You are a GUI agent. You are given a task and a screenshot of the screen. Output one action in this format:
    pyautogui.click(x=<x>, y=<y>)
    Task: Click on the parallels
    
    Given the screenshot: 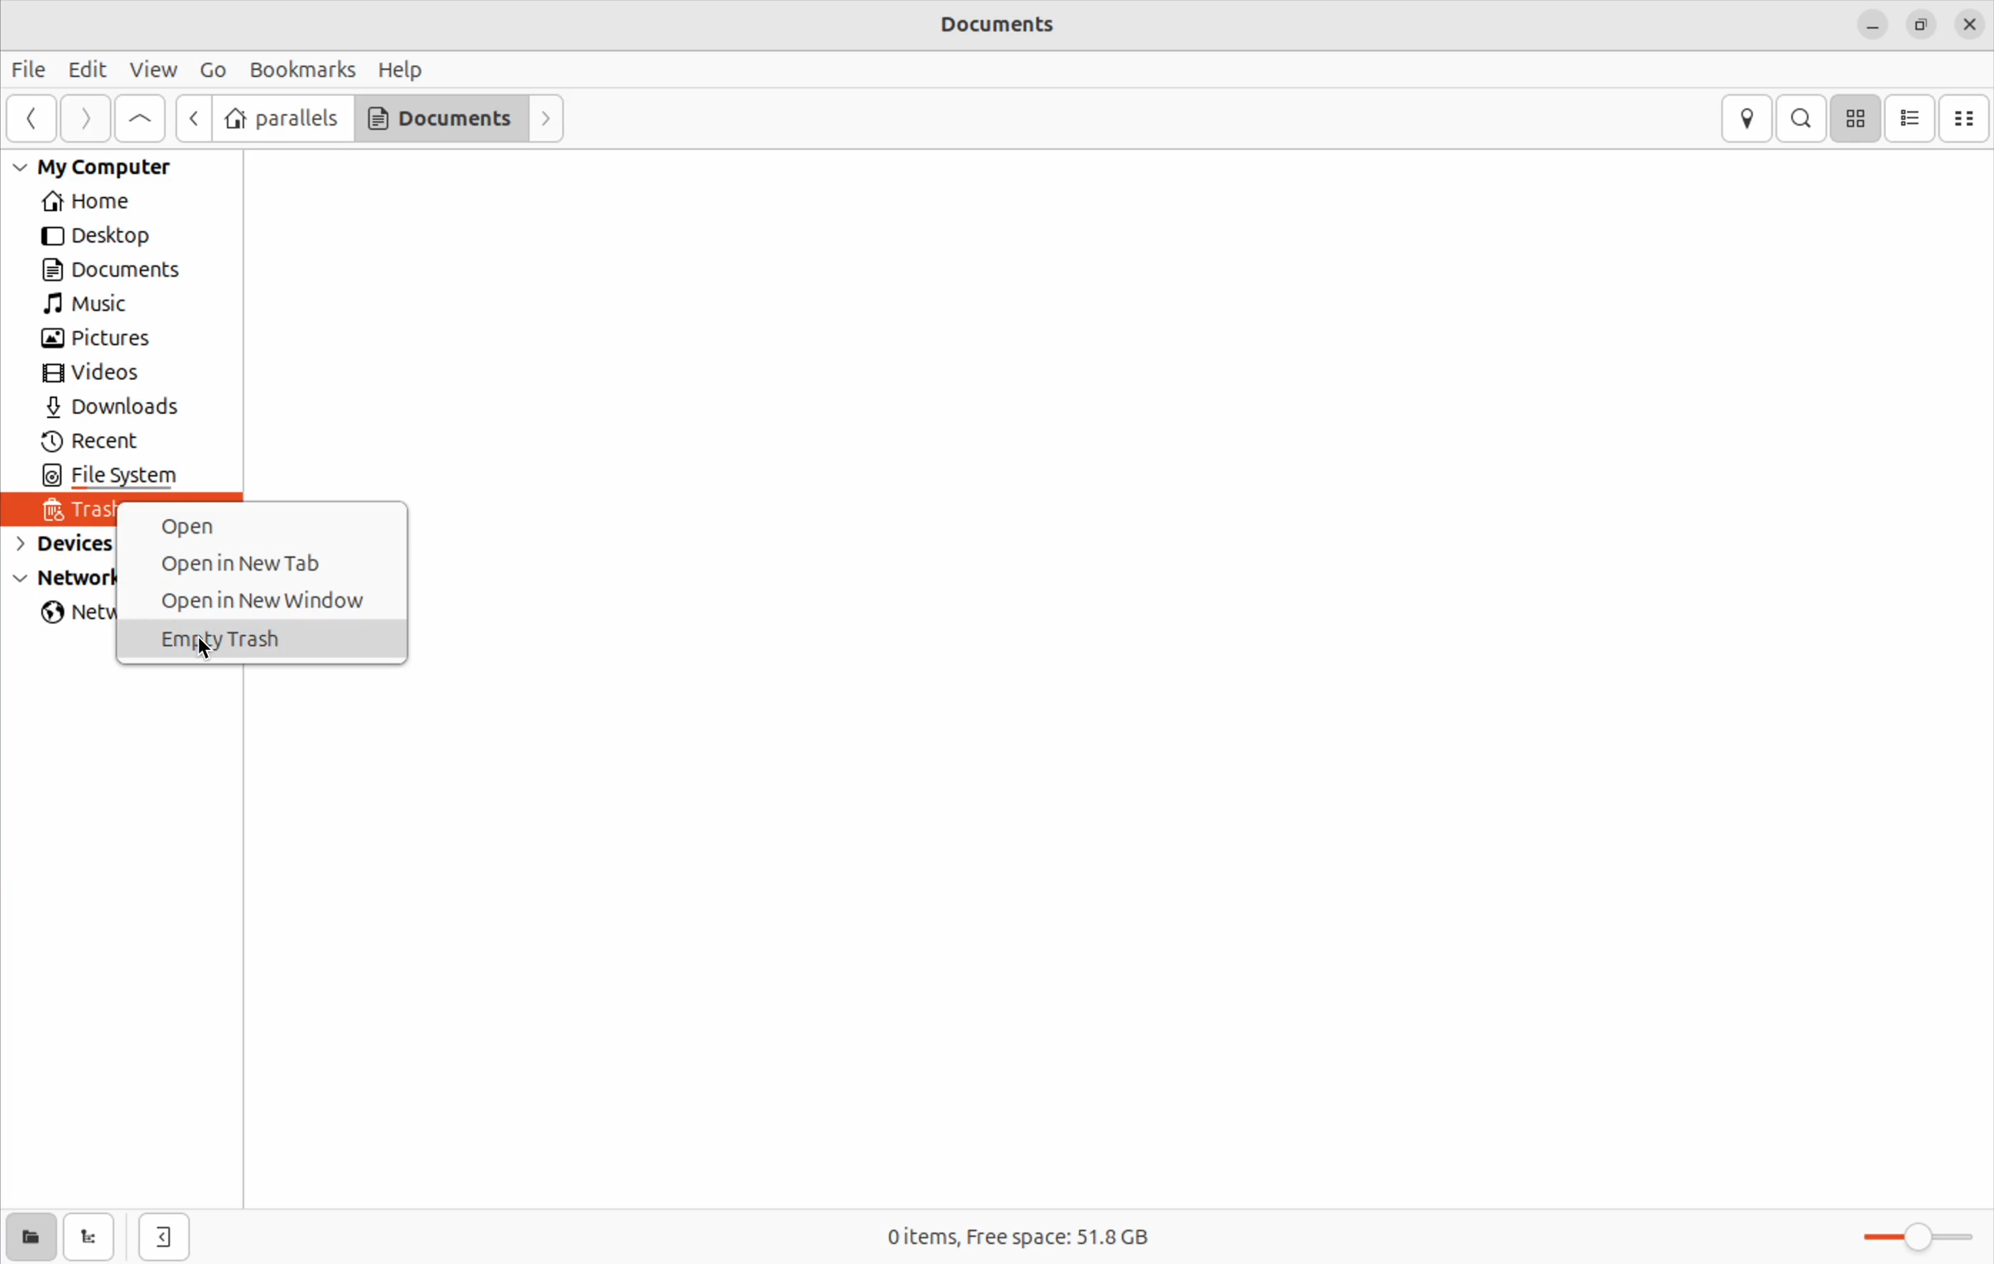 What is the action you would take?
    pyautogui.click(x=280, y=118)
    